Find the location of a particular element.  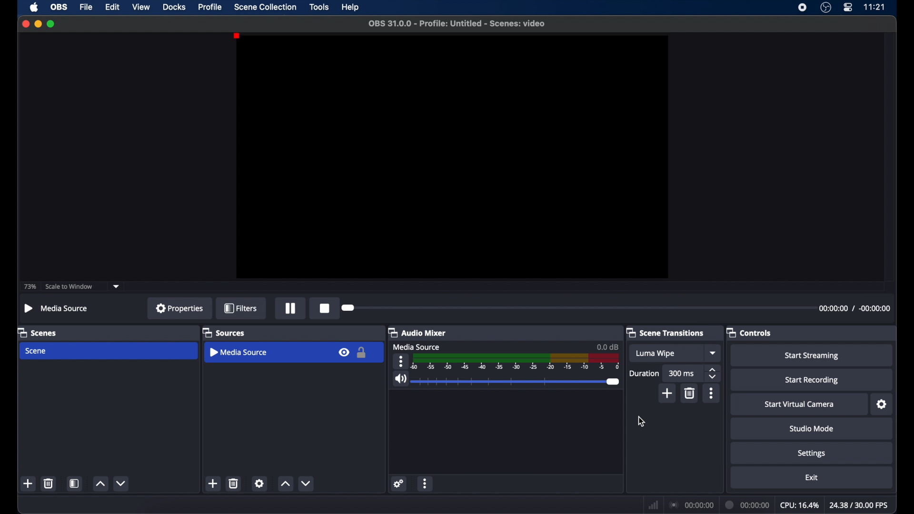

delete is located at coordinates (690, 393).